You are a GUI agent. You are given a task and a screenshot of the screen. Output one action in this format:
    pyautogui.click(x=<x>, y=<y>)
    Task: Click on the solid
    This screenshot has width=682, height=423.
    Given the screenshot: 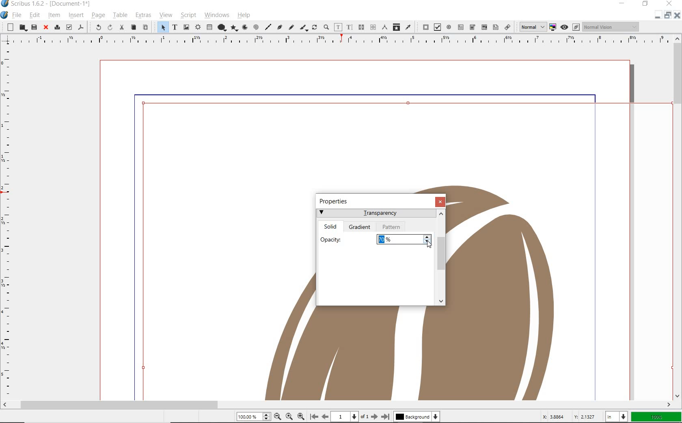 What is the action you would take?
    pyautogui.click(x=331, y=225)
    